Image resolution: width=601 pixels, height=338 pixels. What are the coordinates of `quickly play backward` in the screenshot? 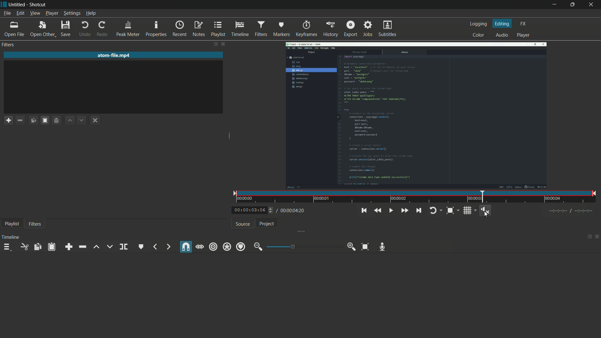 It's located at (377, 211).